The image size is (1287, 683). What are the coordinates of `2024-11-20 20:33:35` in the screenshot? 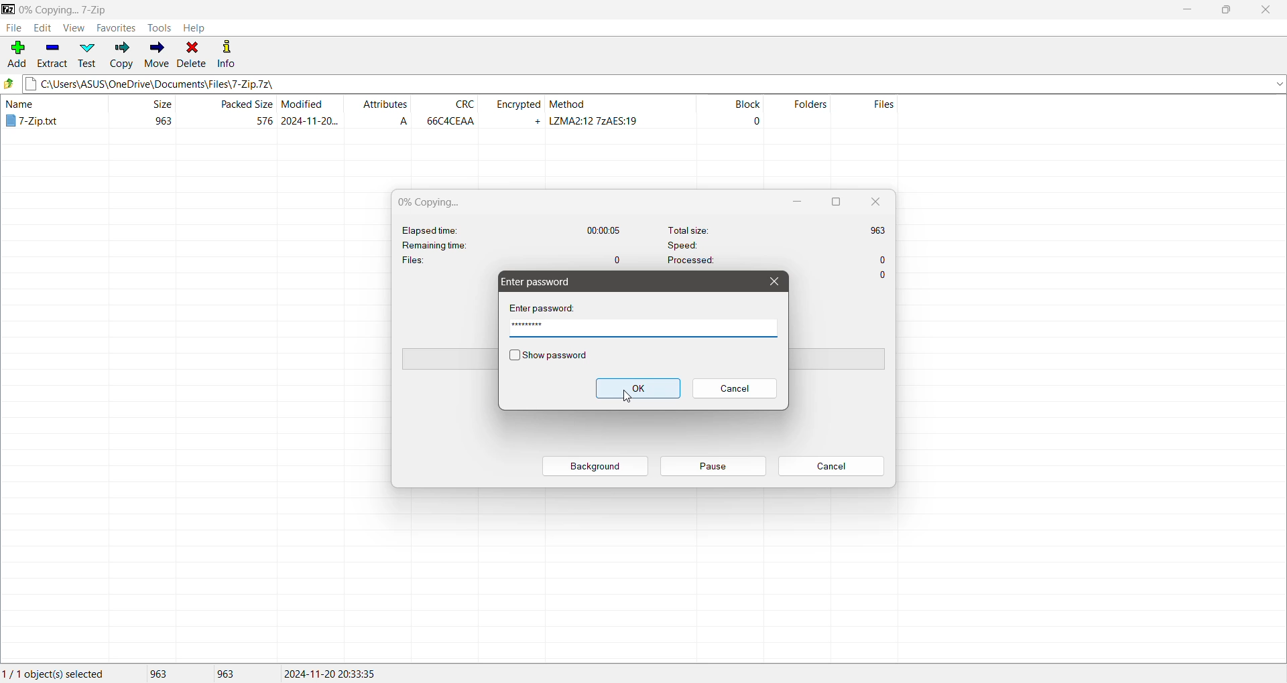 It's located at (334, 672).